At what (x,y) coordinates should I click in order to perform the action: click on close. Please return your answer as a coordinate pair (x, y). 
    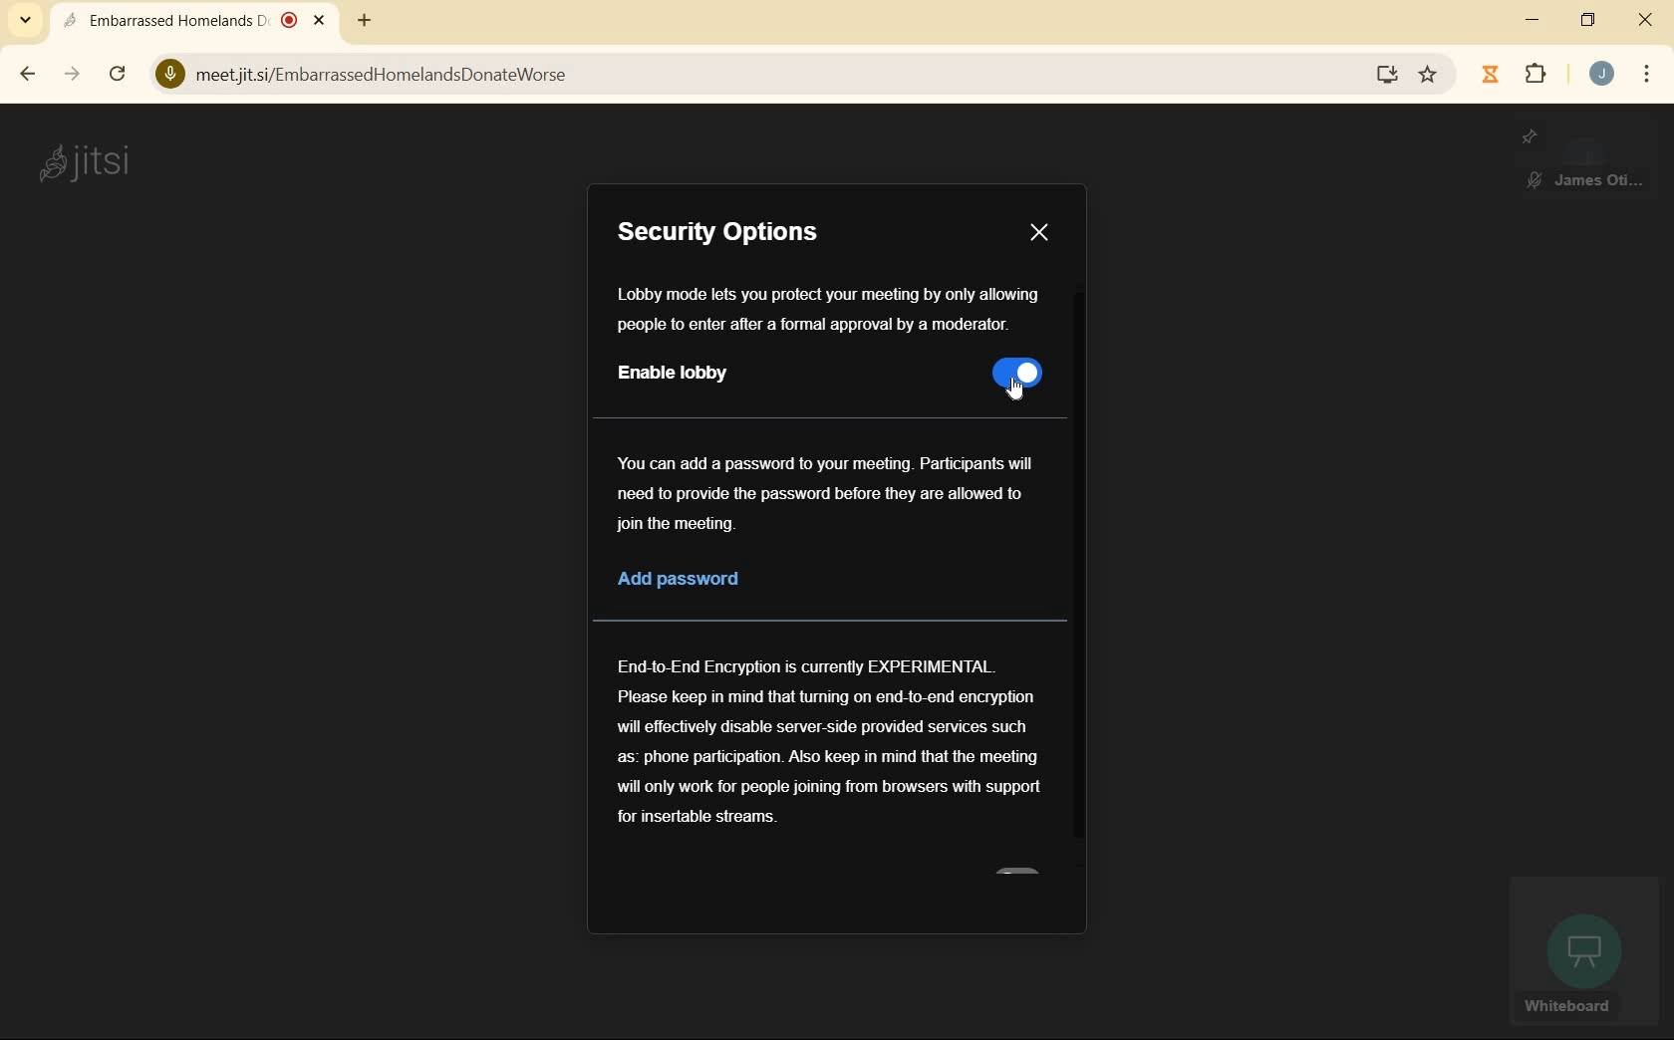
    Looking at the image, I should click on (1645, 22).